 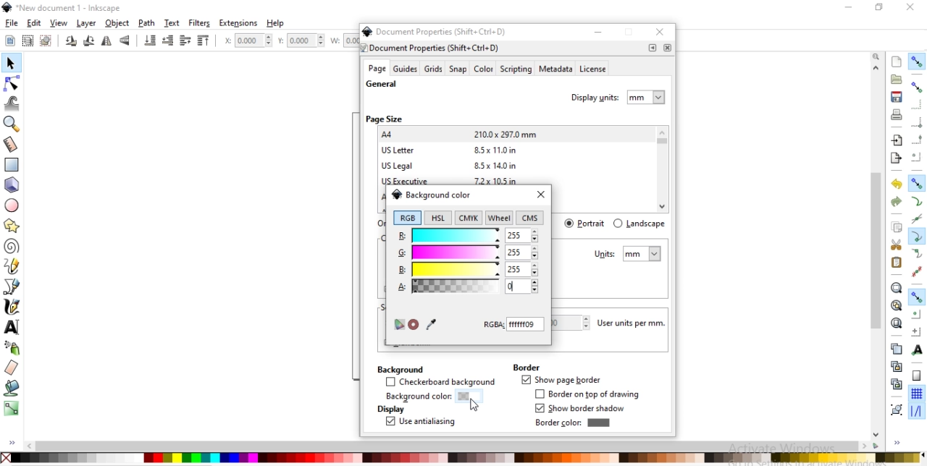 I want to click on age, so click(x=377, y=69).